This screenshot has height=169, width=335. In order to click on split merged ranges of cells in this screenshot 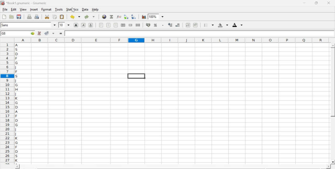, I will do `click(138, 25)`.